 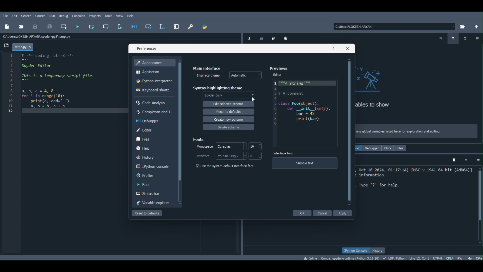 I want to click on Ok, so click(x=302, y=213).